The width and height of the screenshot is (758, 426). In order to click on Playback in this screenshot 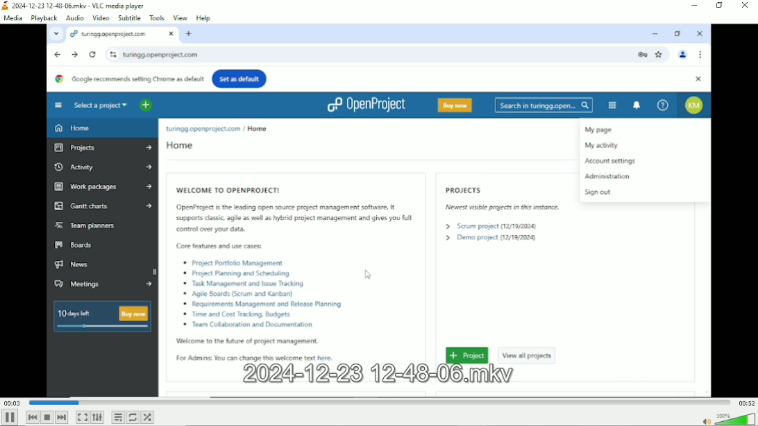, I will do `click(43, 18)`.